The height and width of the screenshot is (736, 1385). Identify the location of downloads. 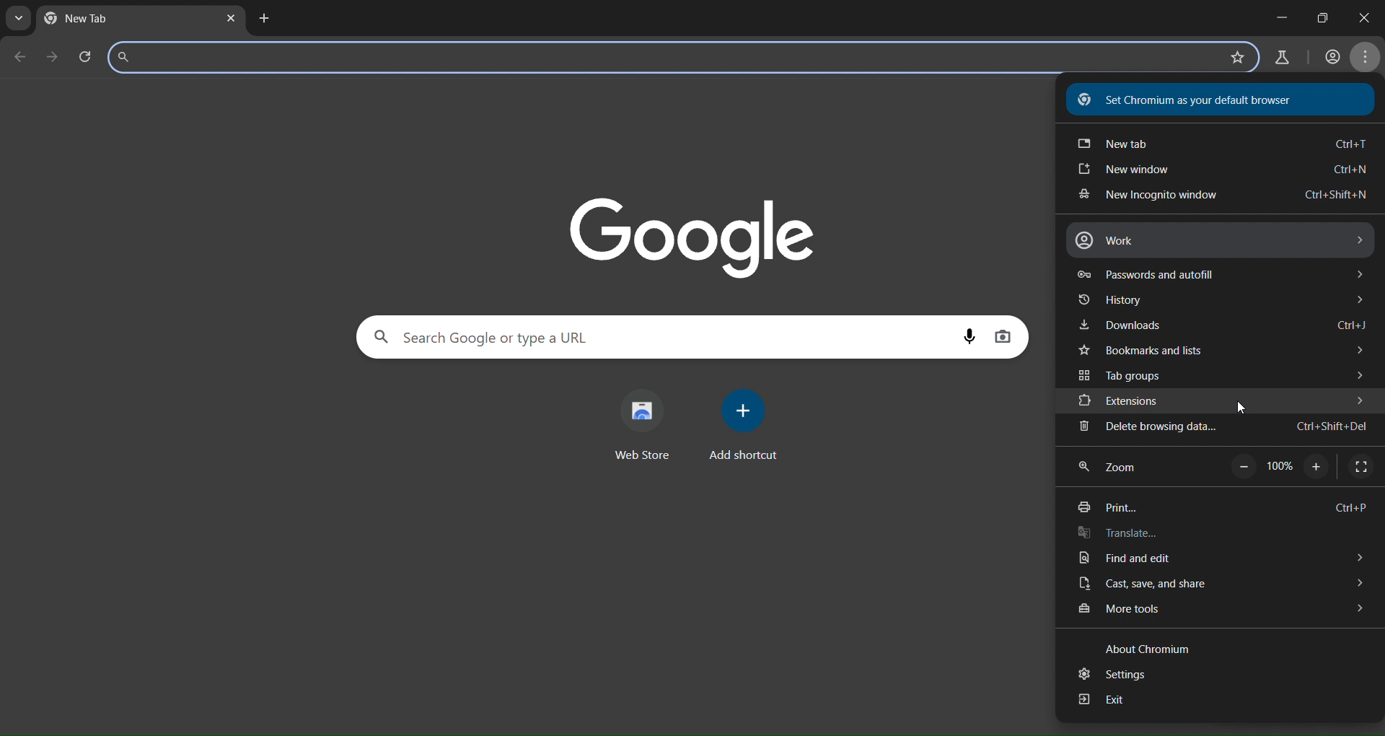
(1221, 326).